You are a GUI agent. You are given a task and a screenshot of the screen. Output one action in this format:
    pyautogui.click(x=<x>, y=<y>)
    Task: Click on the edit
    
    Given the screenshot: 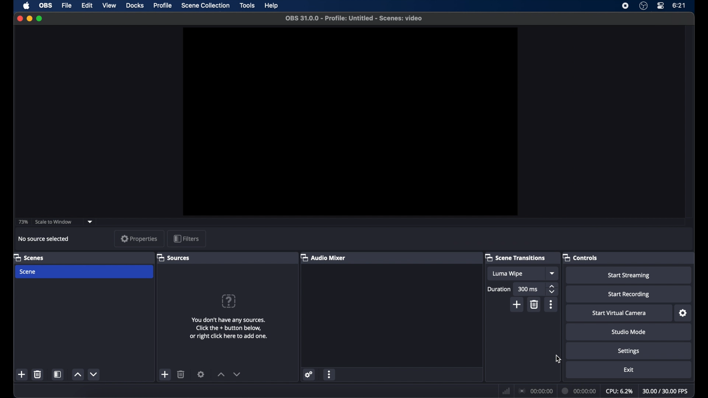 What is the action you would take?
    pyautogui.click(x=88, y=6)
    